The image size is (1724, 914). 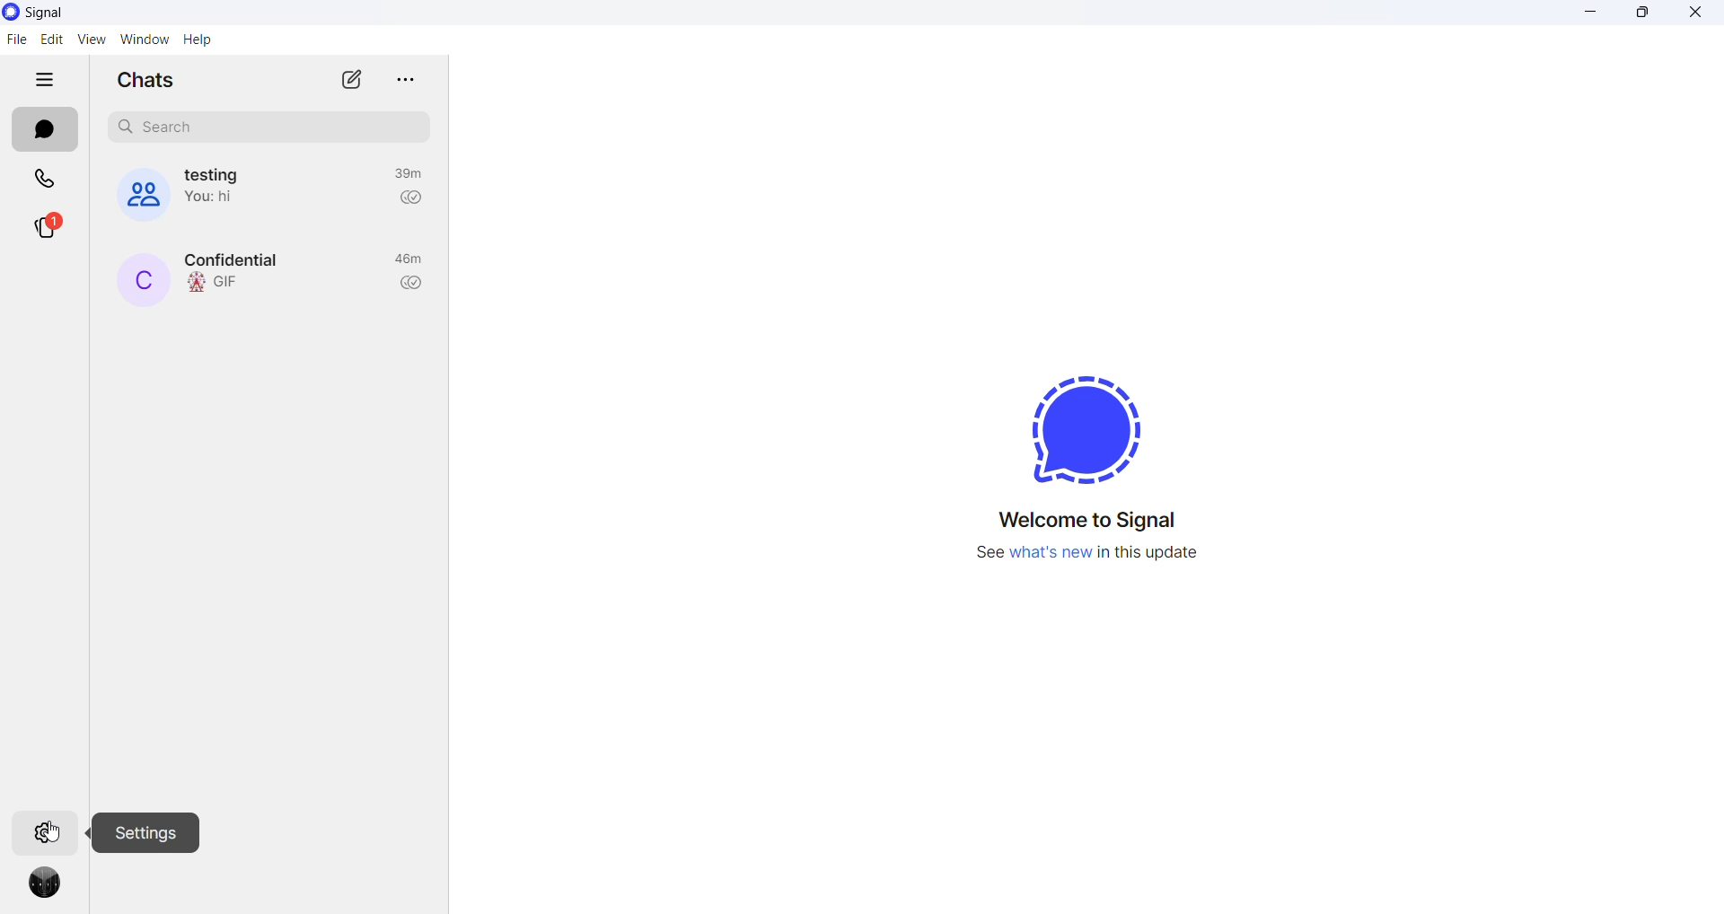 What do you see at coordinates (1090, 425) in the screenshot?
I see `signal logo` at bounding box center [1090, 425].